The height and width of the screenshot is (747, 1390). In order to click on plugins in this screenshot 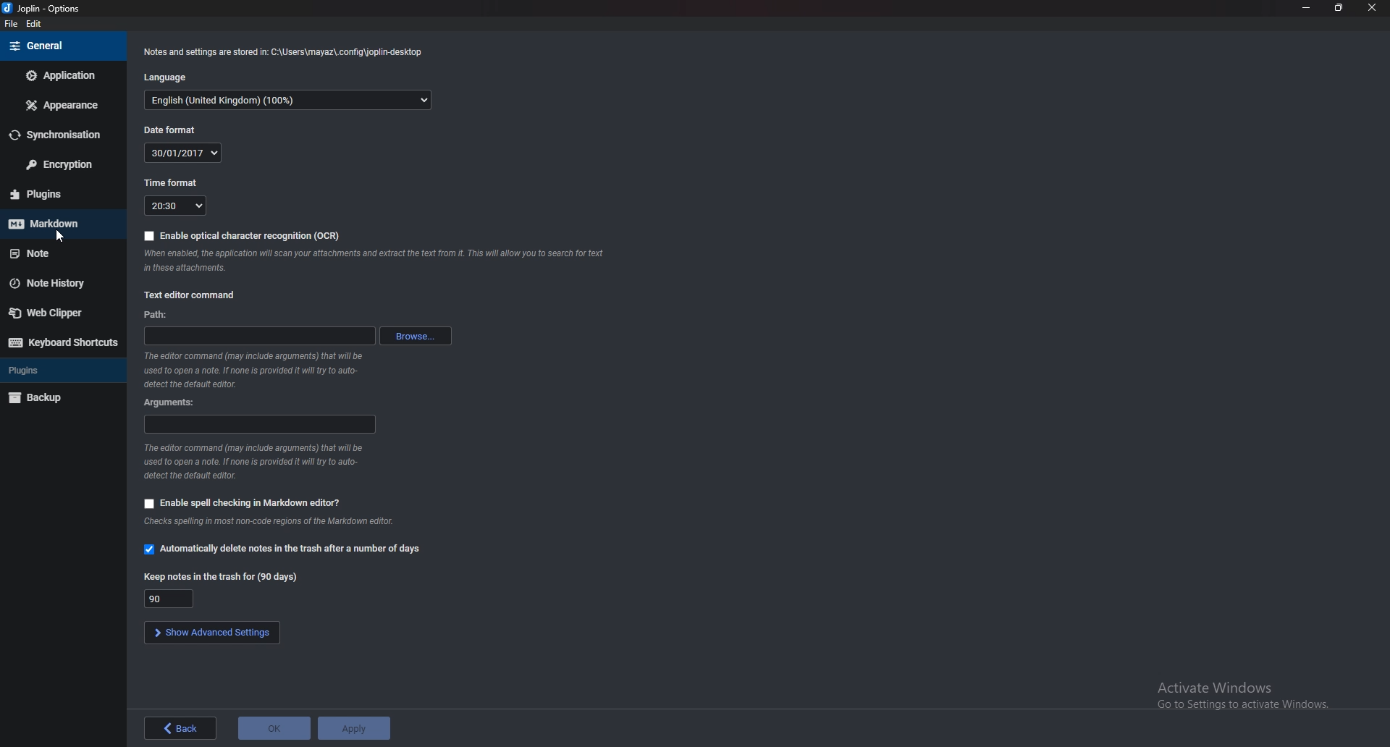, I will do `click(59, 194)`.